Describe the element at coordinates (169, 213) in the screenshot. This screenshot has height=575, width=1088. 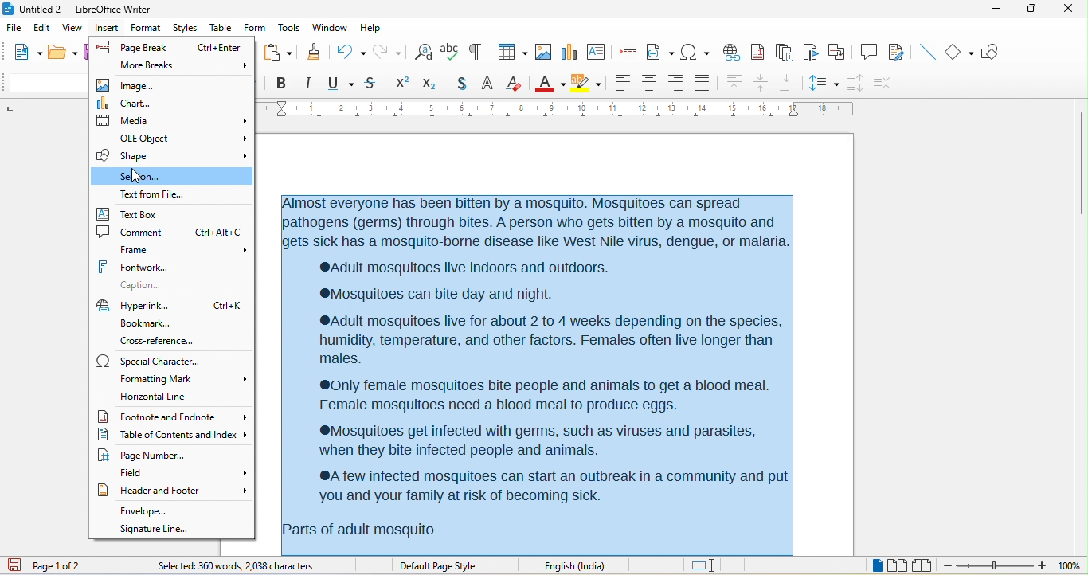
I see `text box` at that location.